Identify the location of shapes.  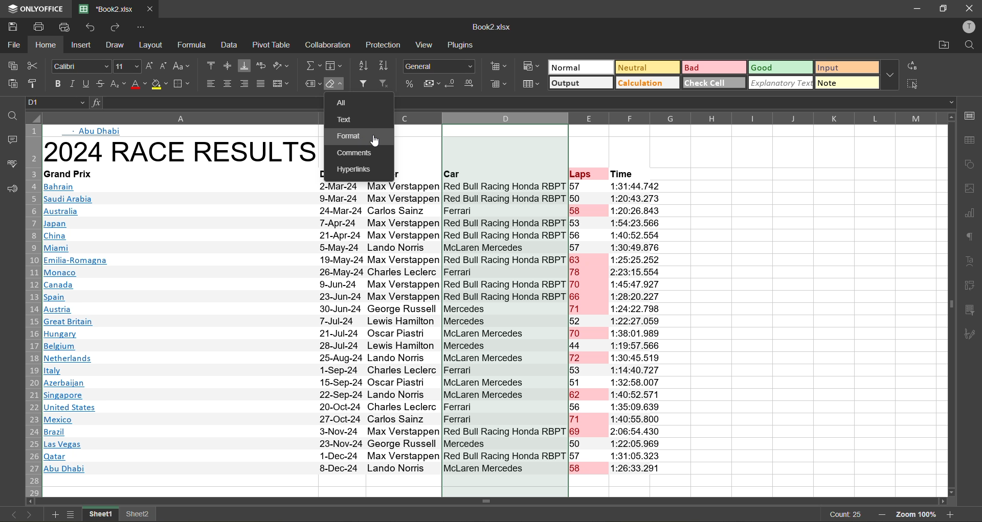
(972, 165).